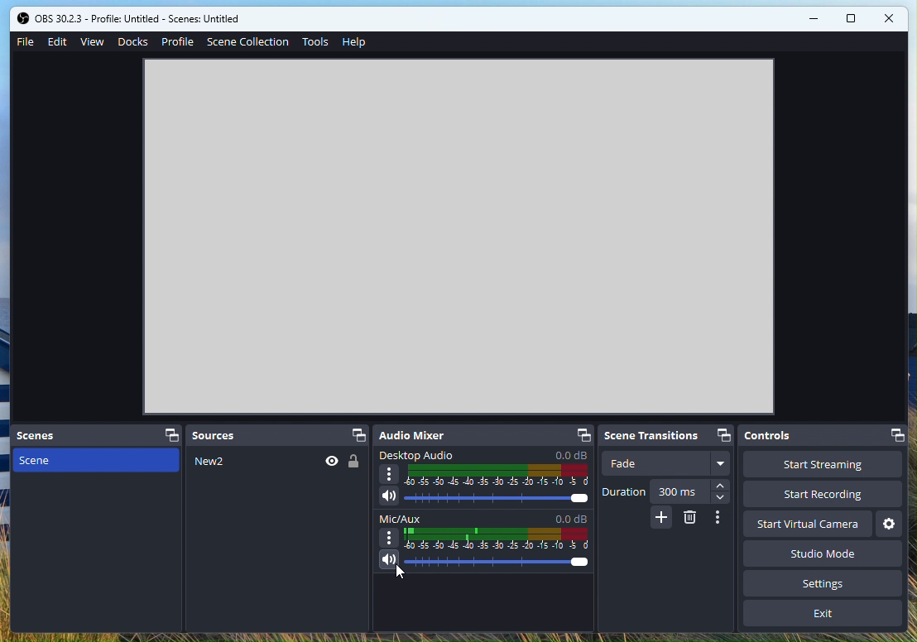 The image size is (917, 642). I want to click on More, so click(660, 517).